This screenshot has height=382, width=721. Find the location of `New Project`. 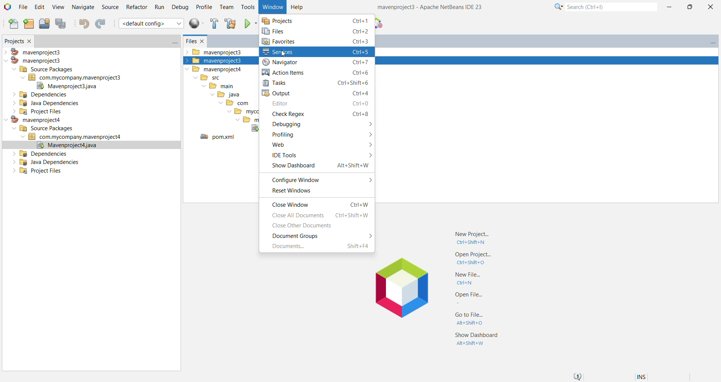

New Project is located at coordinates (27, 24).